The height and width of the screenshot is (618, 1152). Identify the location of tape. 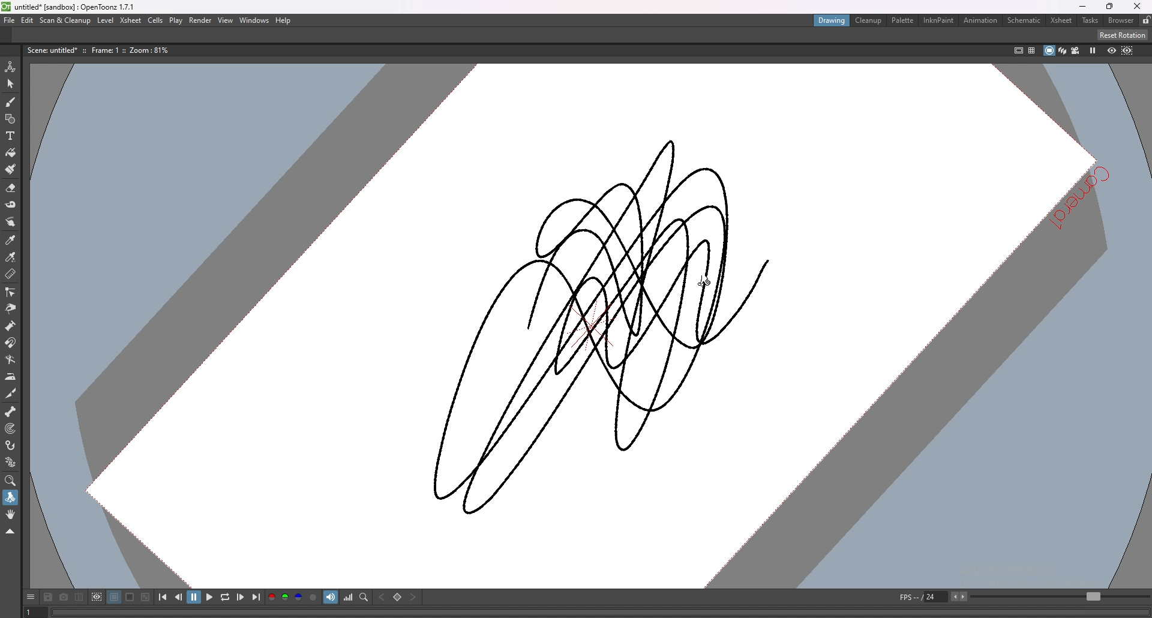
(11, 205).